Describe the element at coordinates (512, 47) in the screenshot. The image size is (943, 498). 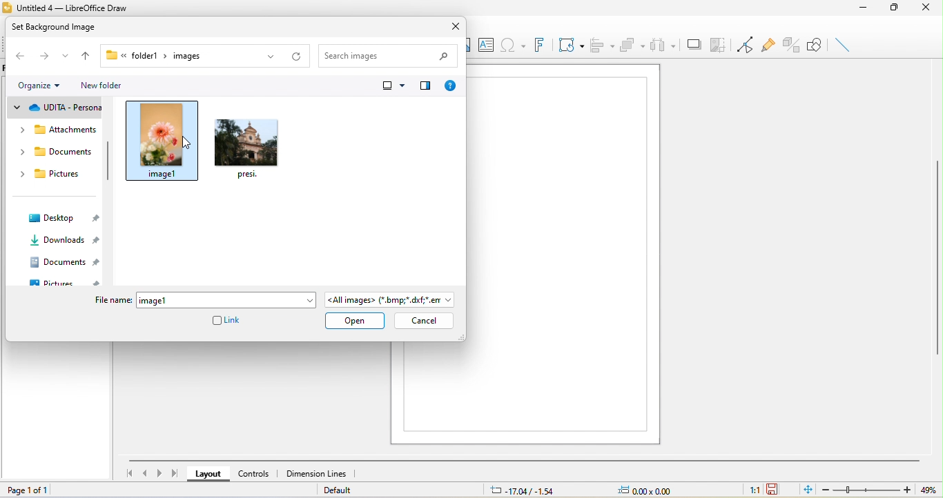
I see `special character` at that location.